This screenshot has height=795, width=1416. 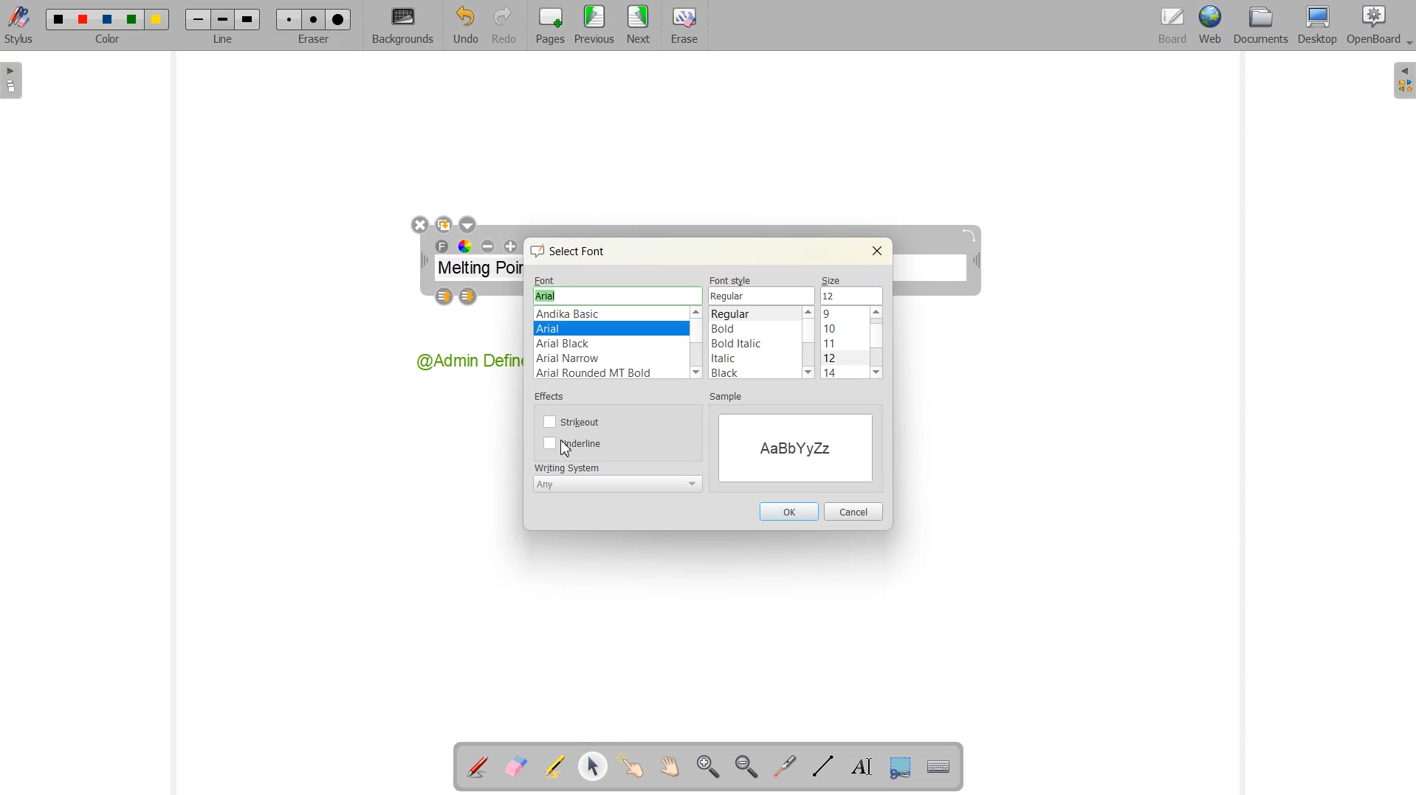 I want to click on @Admin Define task Melting point, so click(x=467, y=363).